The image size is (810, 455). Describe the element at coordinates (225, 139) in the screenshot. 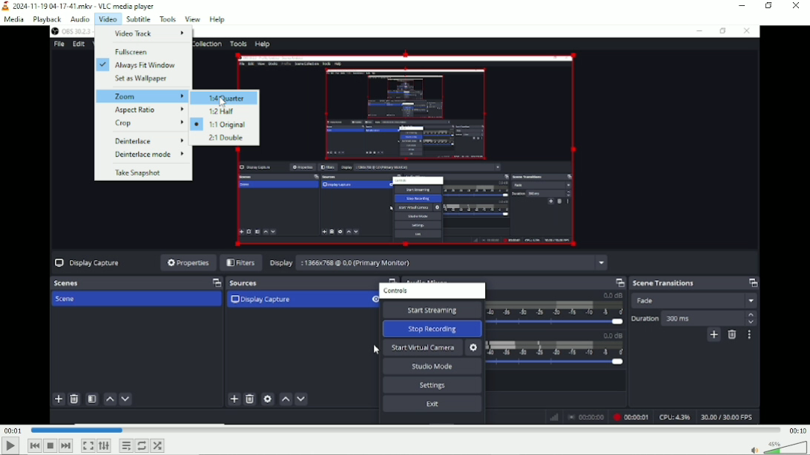

I see `double` at that location.